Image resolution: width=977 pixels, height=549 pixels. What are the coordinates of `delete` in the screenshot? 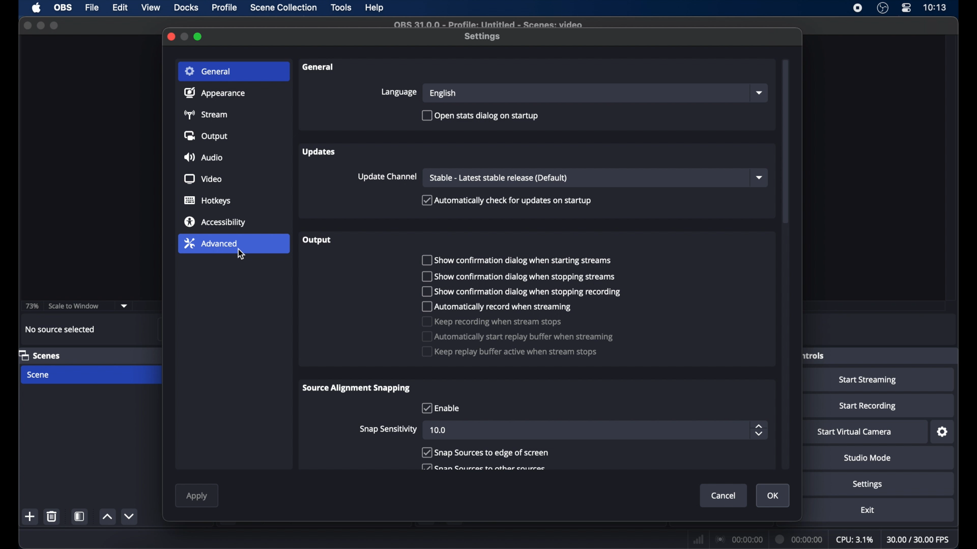 It's located at (51, 516).